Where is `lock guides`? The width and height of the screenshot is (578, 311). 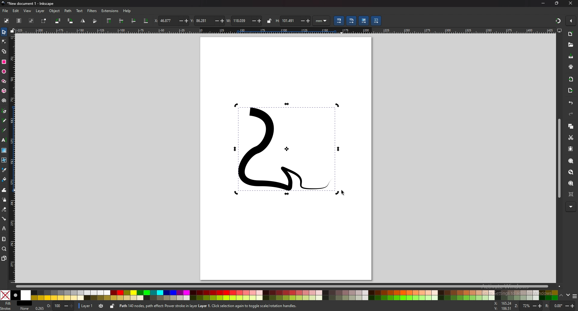 lock guides is located at coordinates (12, 31).